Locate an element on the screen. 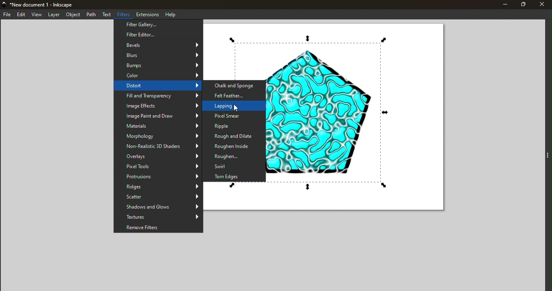 This screenshot has height=291, width=552. Lapping is located at coordinates (234, 105).